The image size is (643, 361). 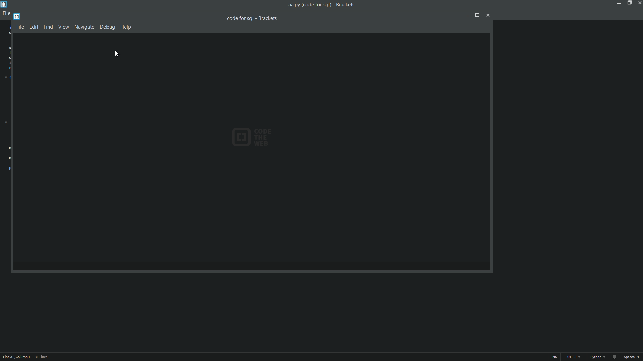 I want to click on circle, so click(x=613, y=357).